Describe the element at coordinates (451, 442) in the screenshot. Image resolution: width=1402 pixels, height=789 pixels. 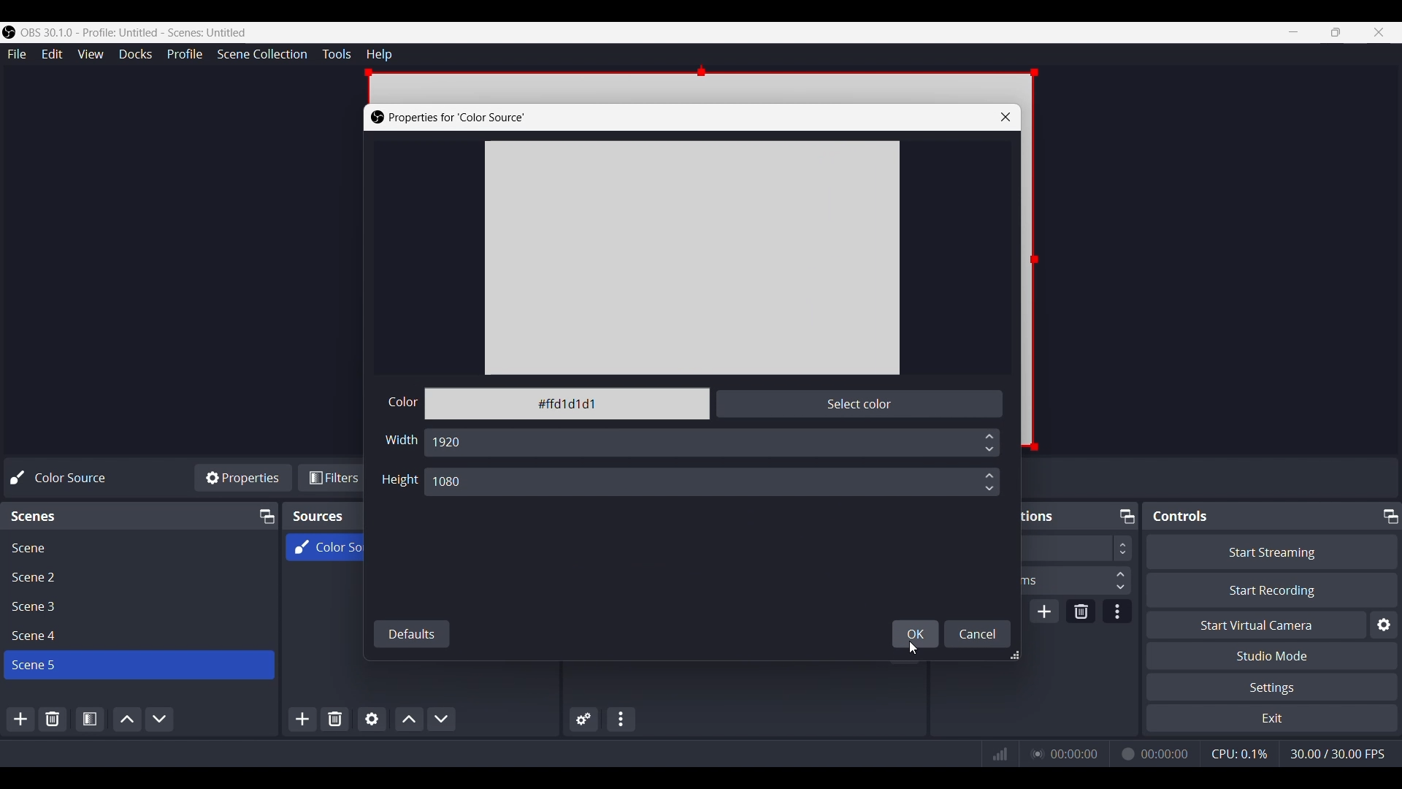
I see `1920` at that location.